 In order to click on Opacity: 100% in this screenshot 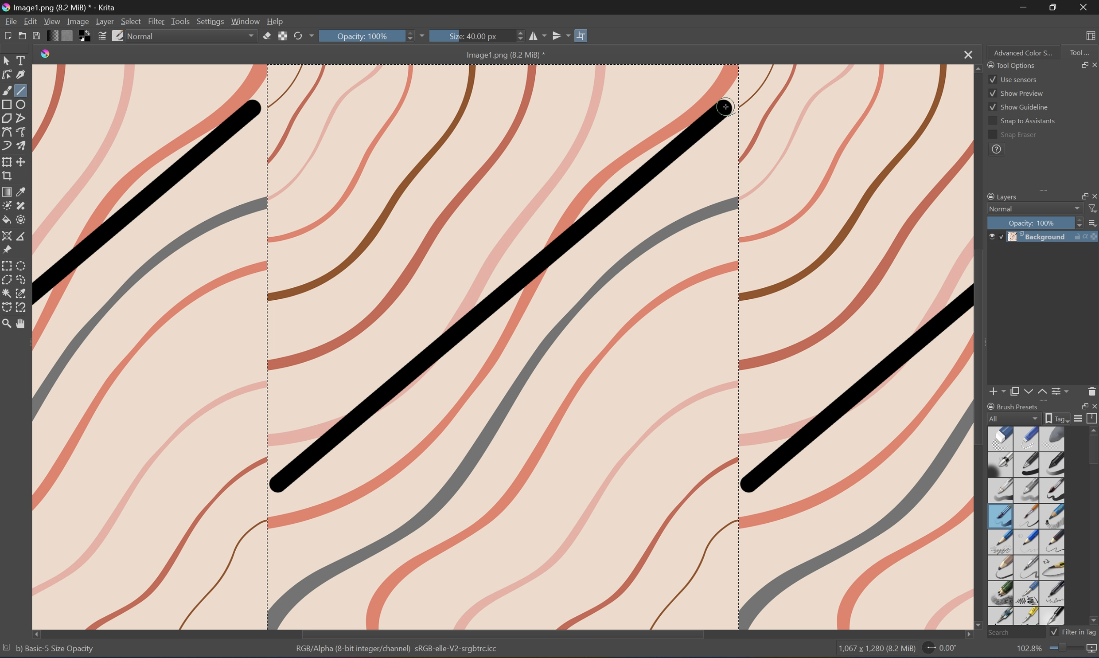, I will do `click(367, 36)`.